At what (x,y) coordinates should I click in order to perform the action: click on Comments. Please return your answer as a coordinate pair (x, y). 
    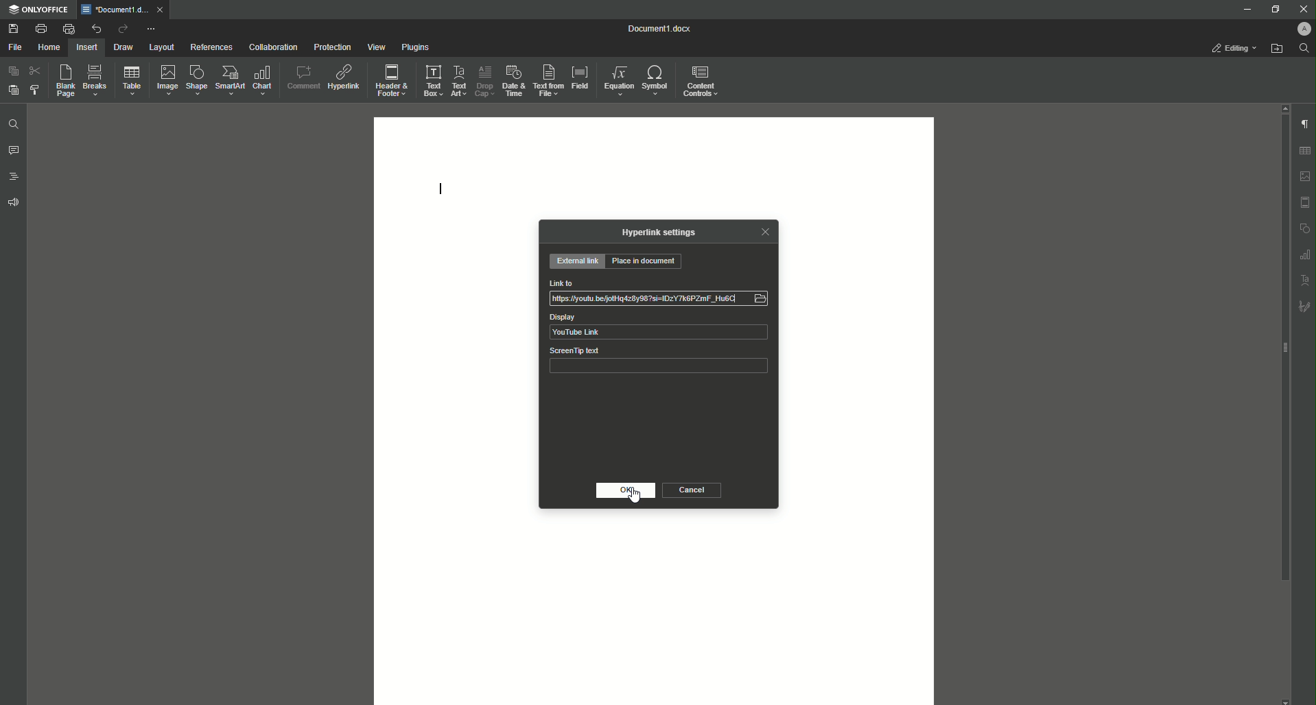
    Looking at the image, I should click on (14, 150).